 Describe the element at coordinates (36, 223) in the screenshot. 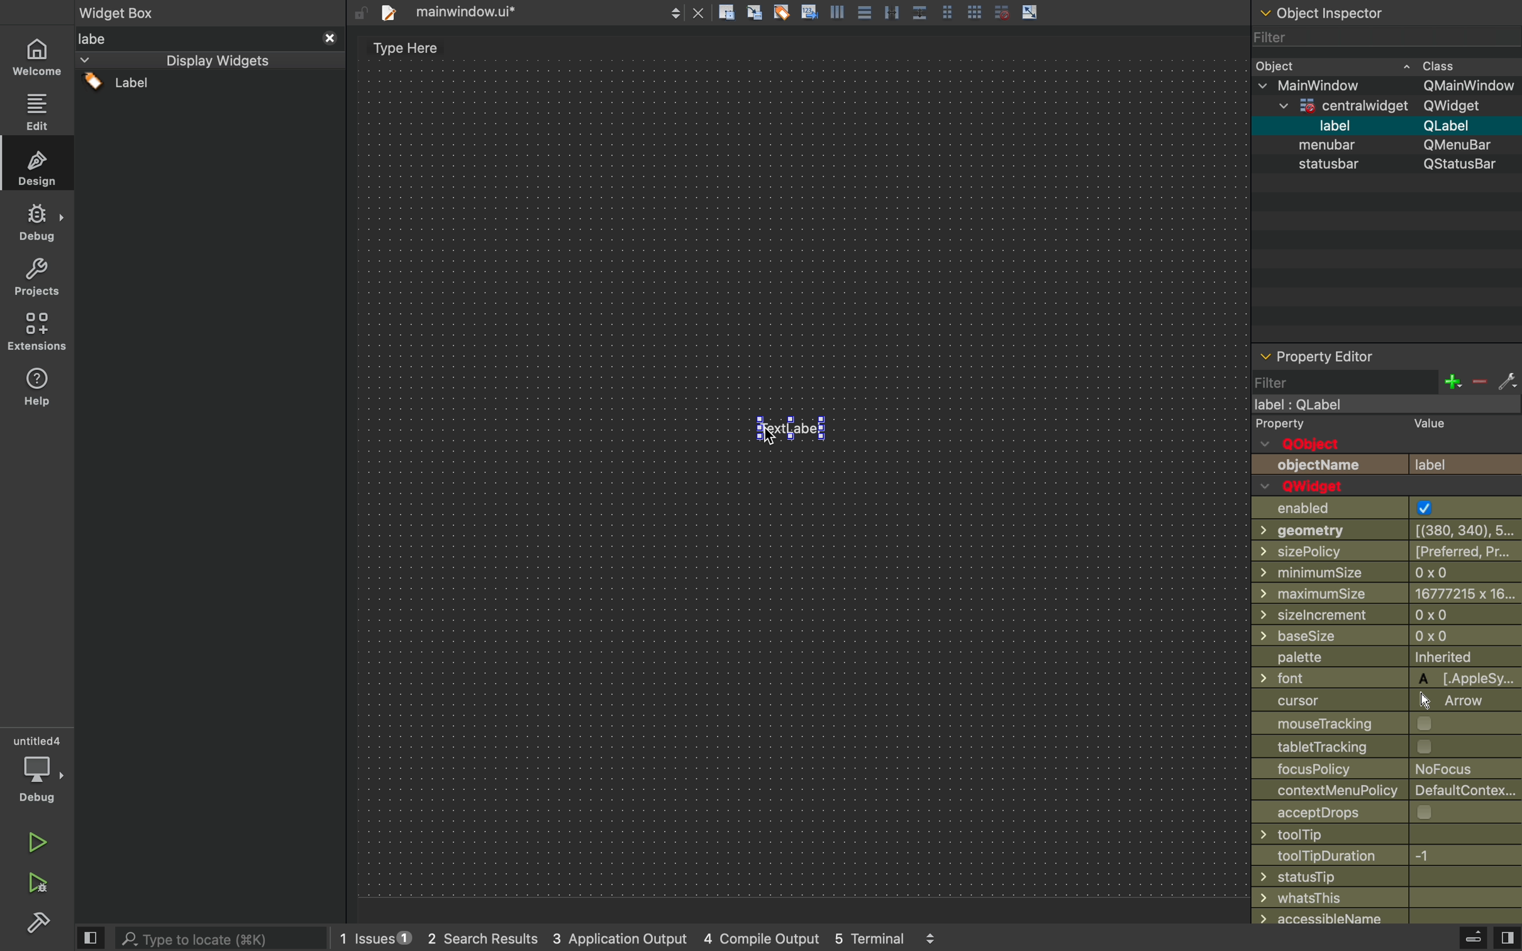

I see `debug` at that location.